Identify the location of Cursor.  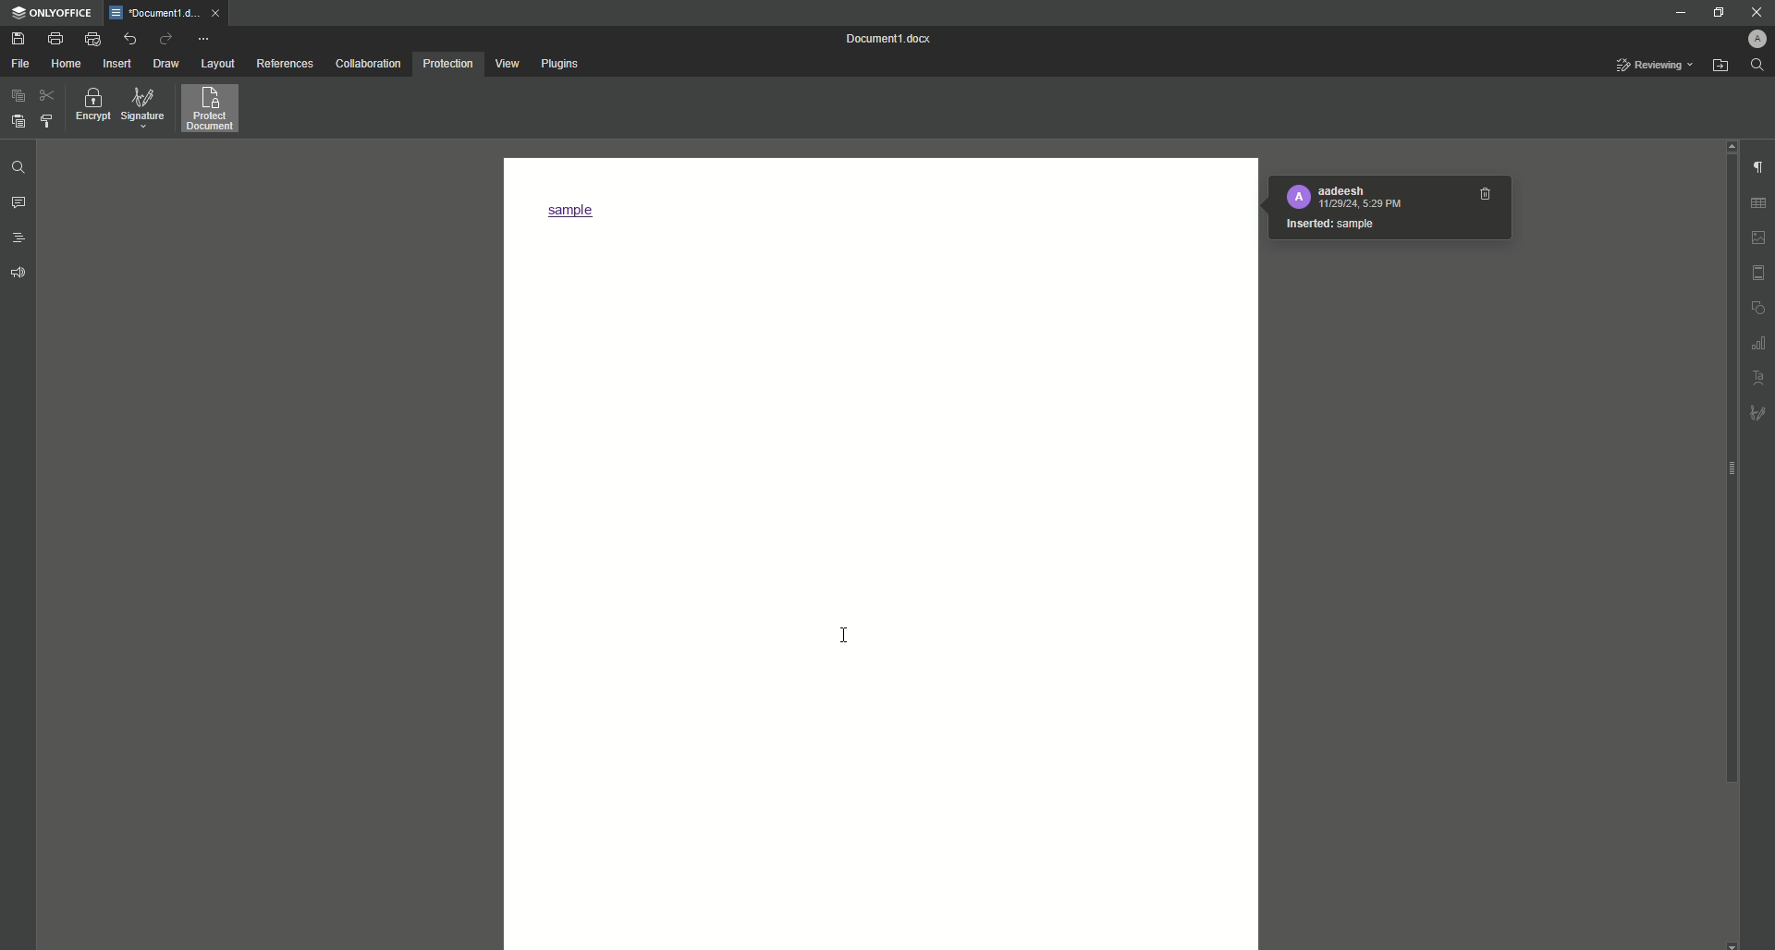
(844, 632).